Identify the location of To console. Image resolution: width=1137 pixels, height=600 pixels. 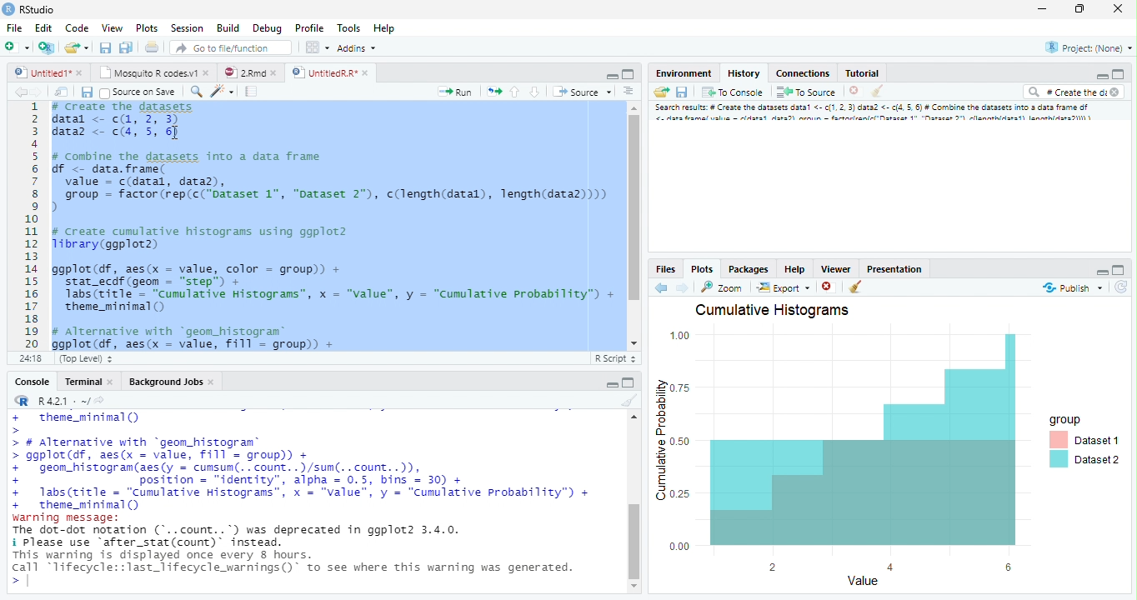
(734, 92).